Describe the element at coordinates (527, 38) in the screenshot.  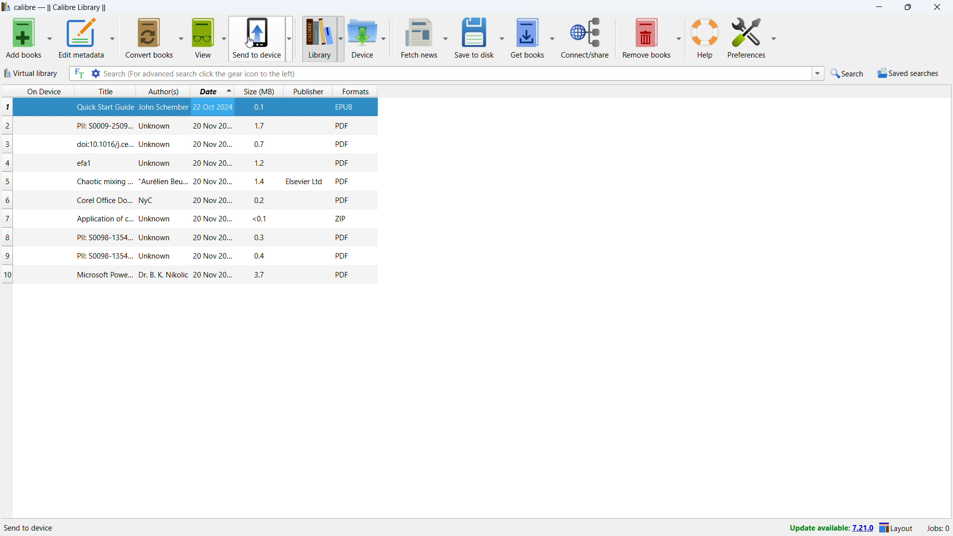
I see `get books` at that location.